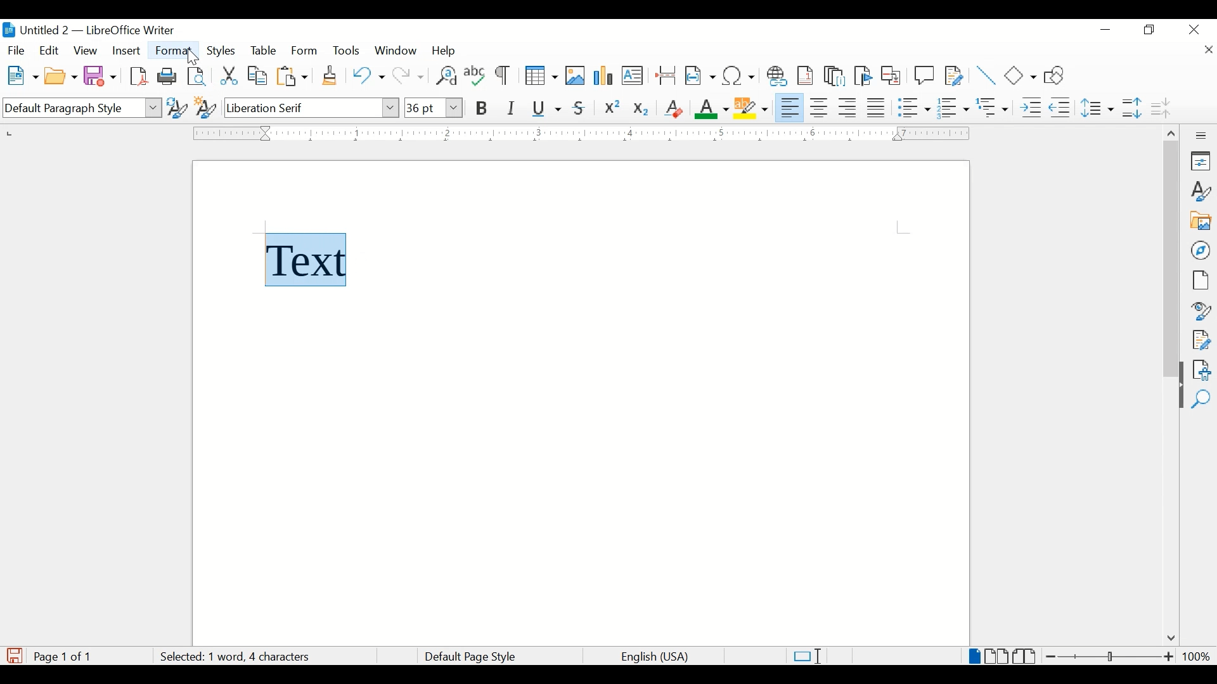 The height and width of the screenshot is (684, 1217). I want to click on help, so click(446, 51).